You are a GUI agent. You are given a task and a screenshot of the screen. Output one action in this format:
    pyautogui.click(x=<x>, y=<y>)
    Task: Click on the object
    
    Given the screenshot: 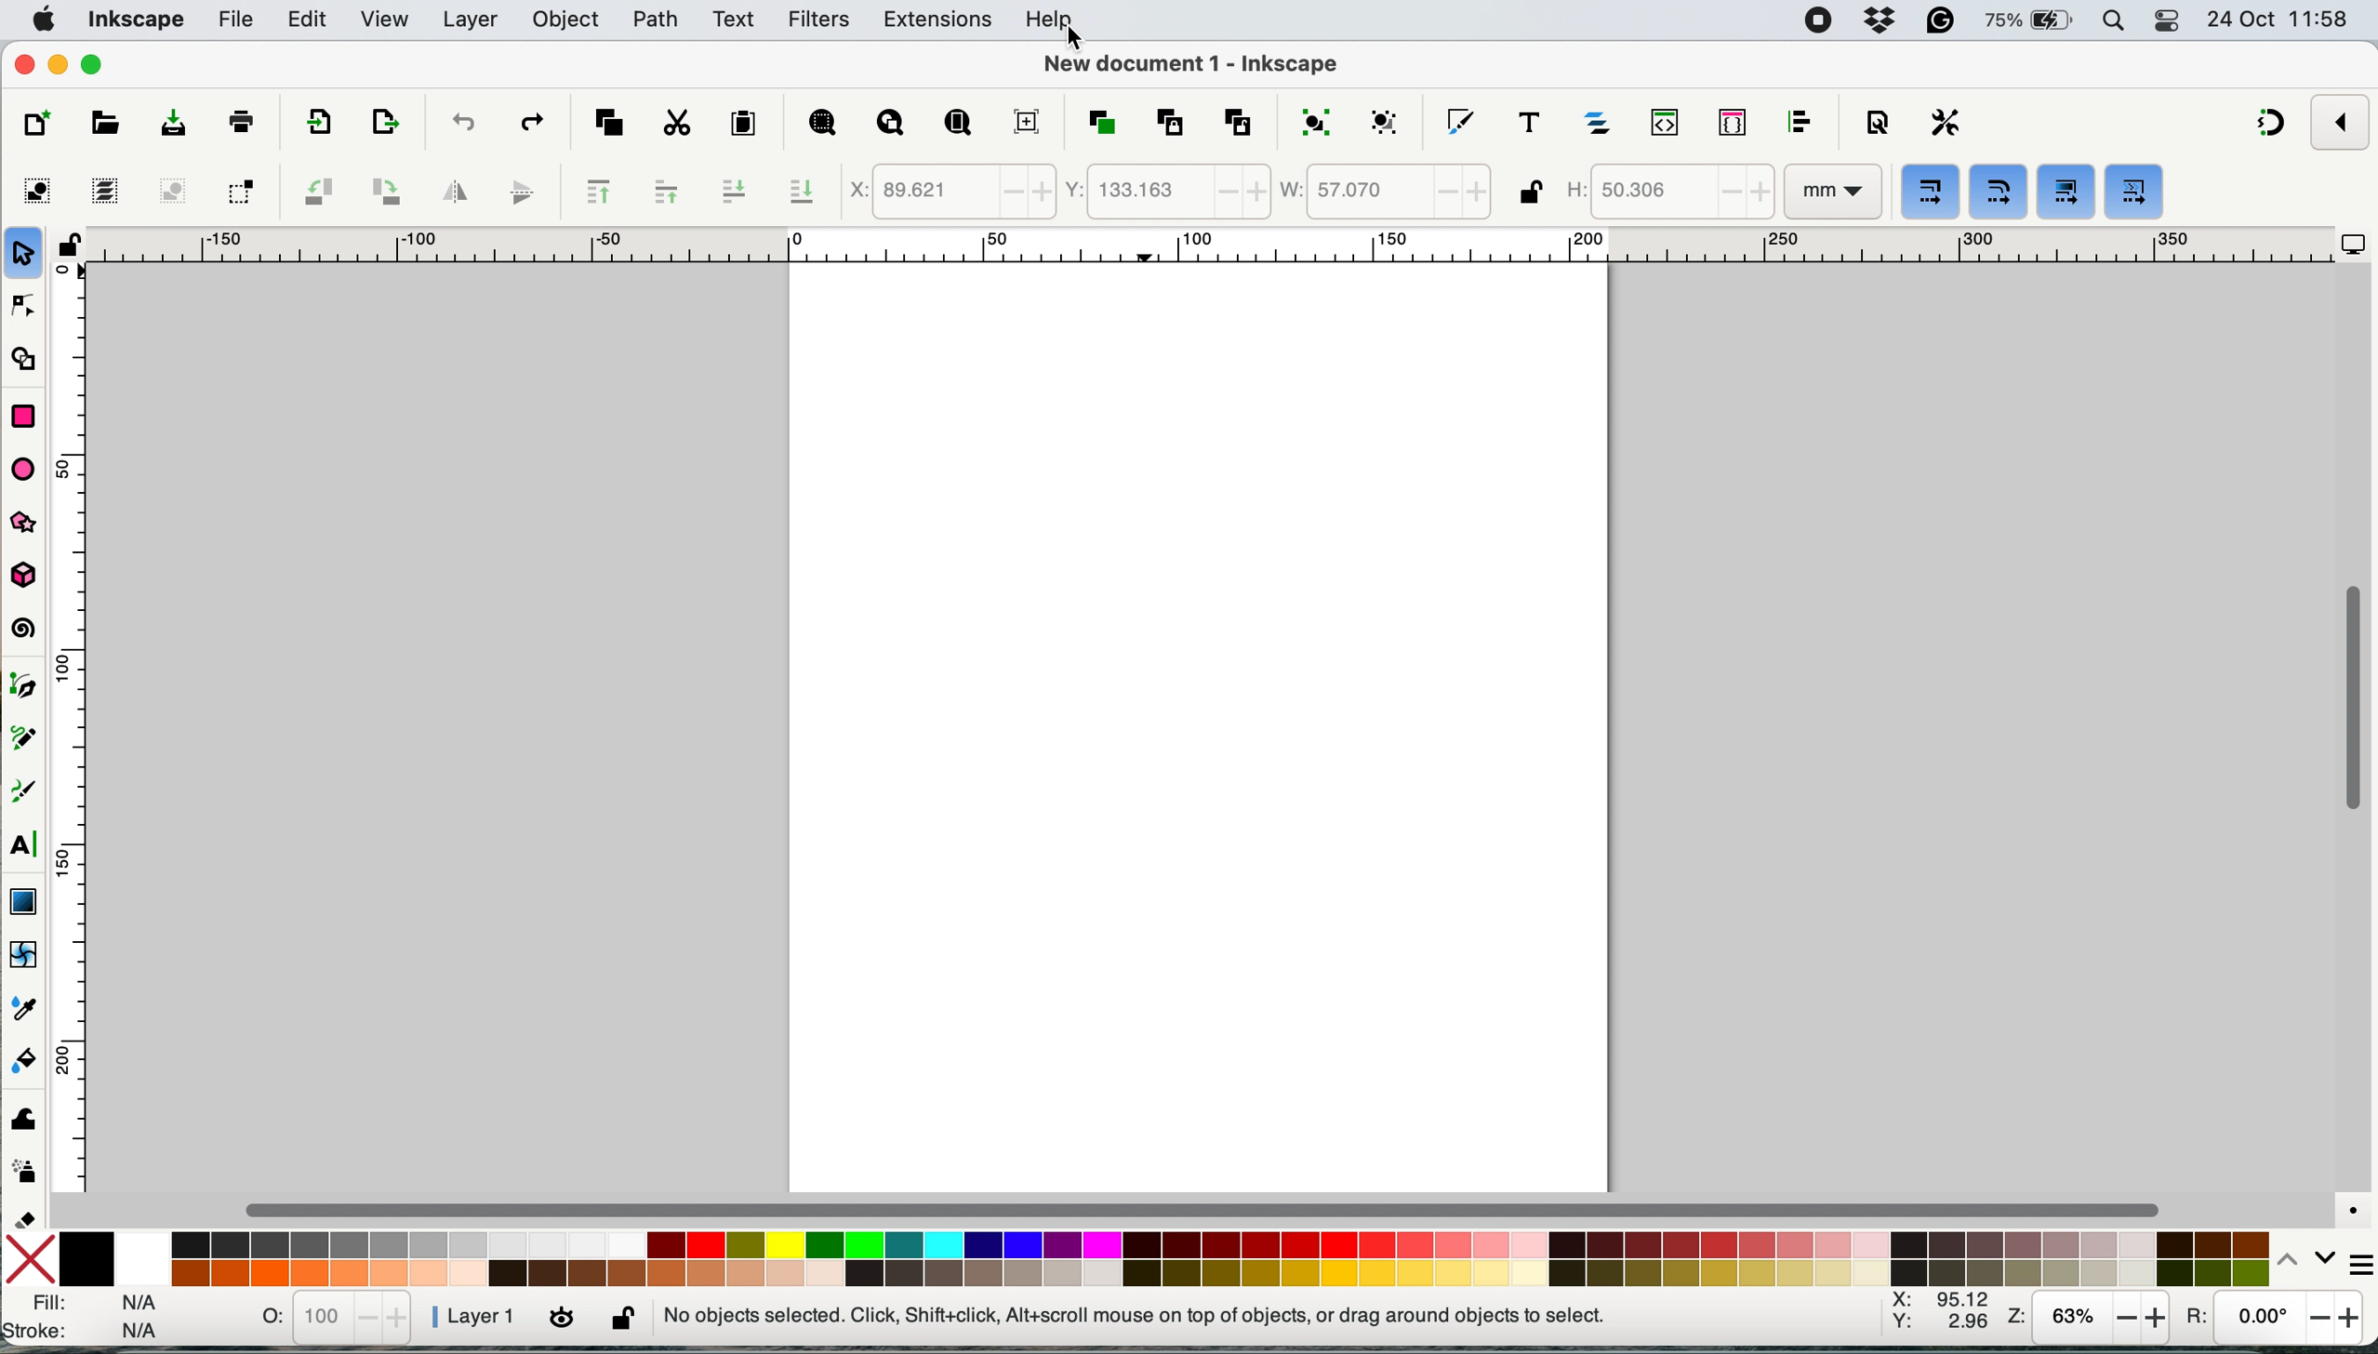 What is the action you would take?
    pyautogui.click(x=557, y=20)
    